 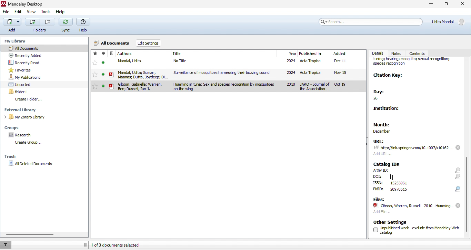 I want to click on add, so click(x=384, y=153).